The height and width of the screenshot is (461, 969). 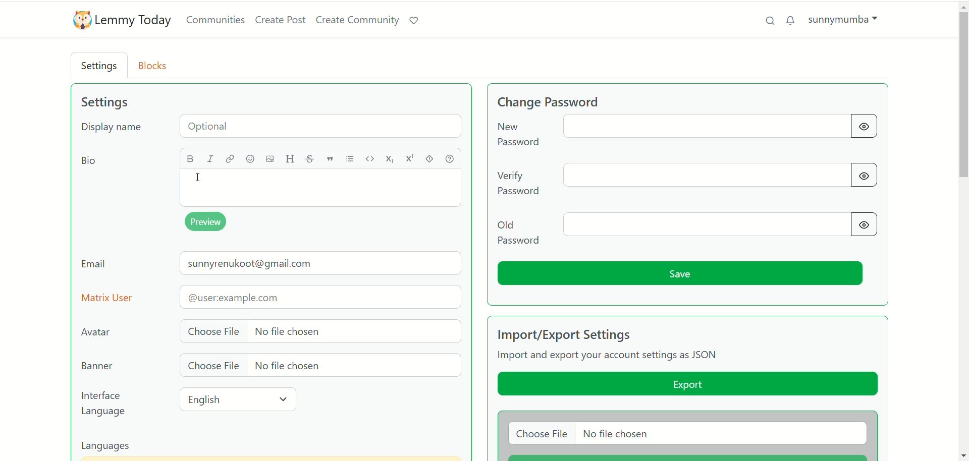 I want to click on communities, so click(x=216, y=20).